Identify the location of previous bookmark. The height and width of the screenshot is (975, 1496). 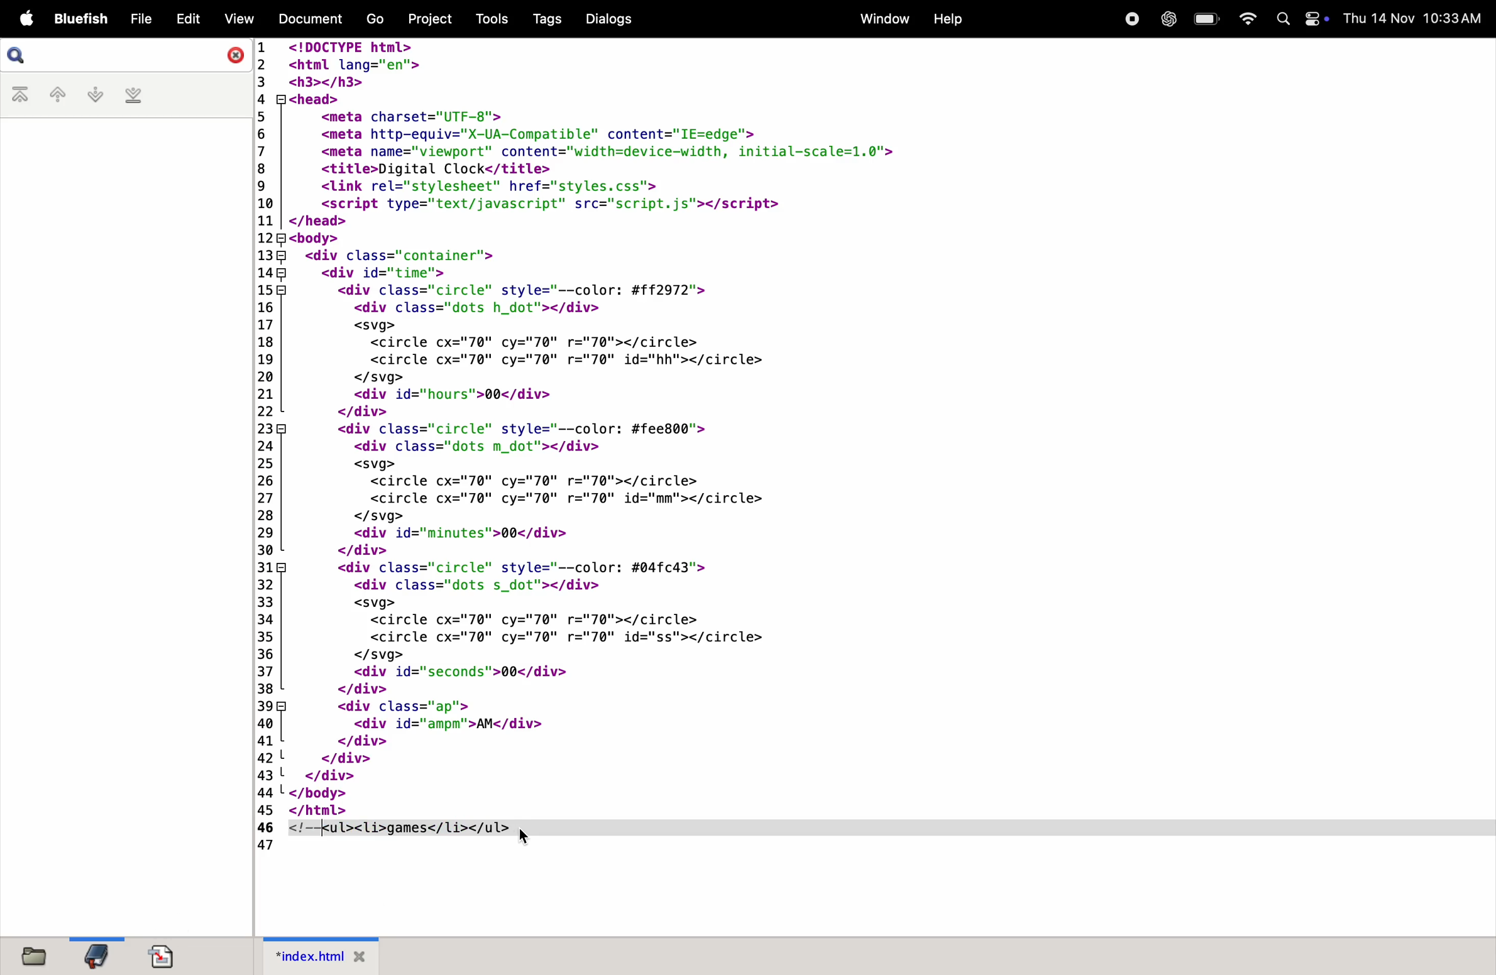
(53, 94).